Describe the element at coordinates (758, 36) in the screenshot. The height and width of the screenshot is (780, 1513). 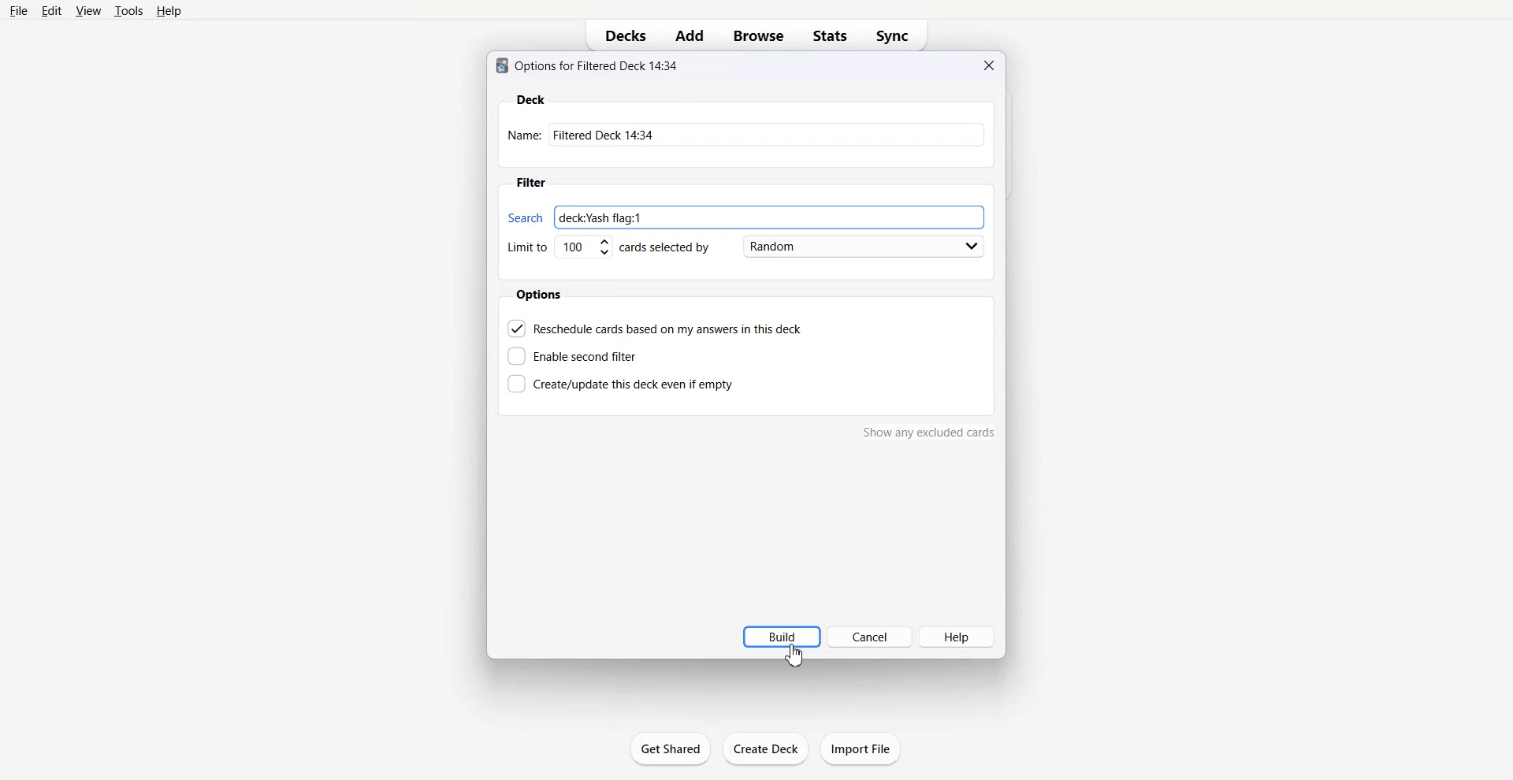
I see `Browse` at that location.